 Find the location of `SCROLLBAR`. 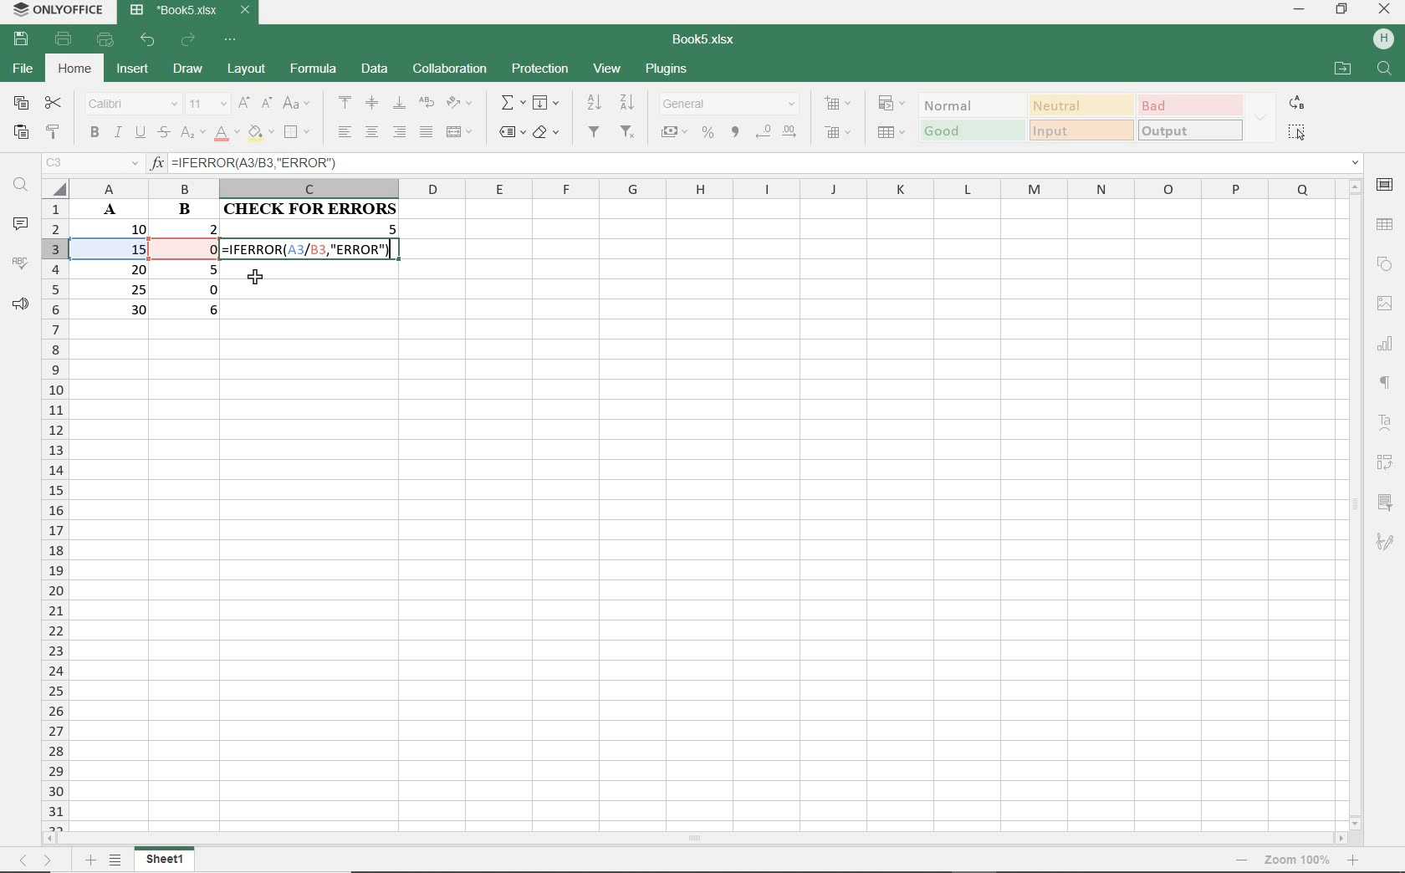

SCROLLBAR is located at coordinates (692, 840).